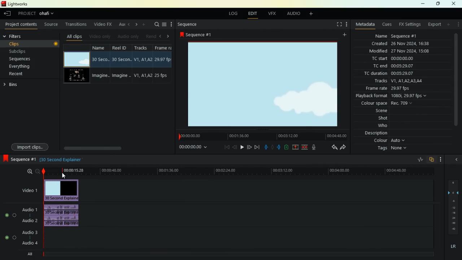  I want to click on merge, so click(305, 147).